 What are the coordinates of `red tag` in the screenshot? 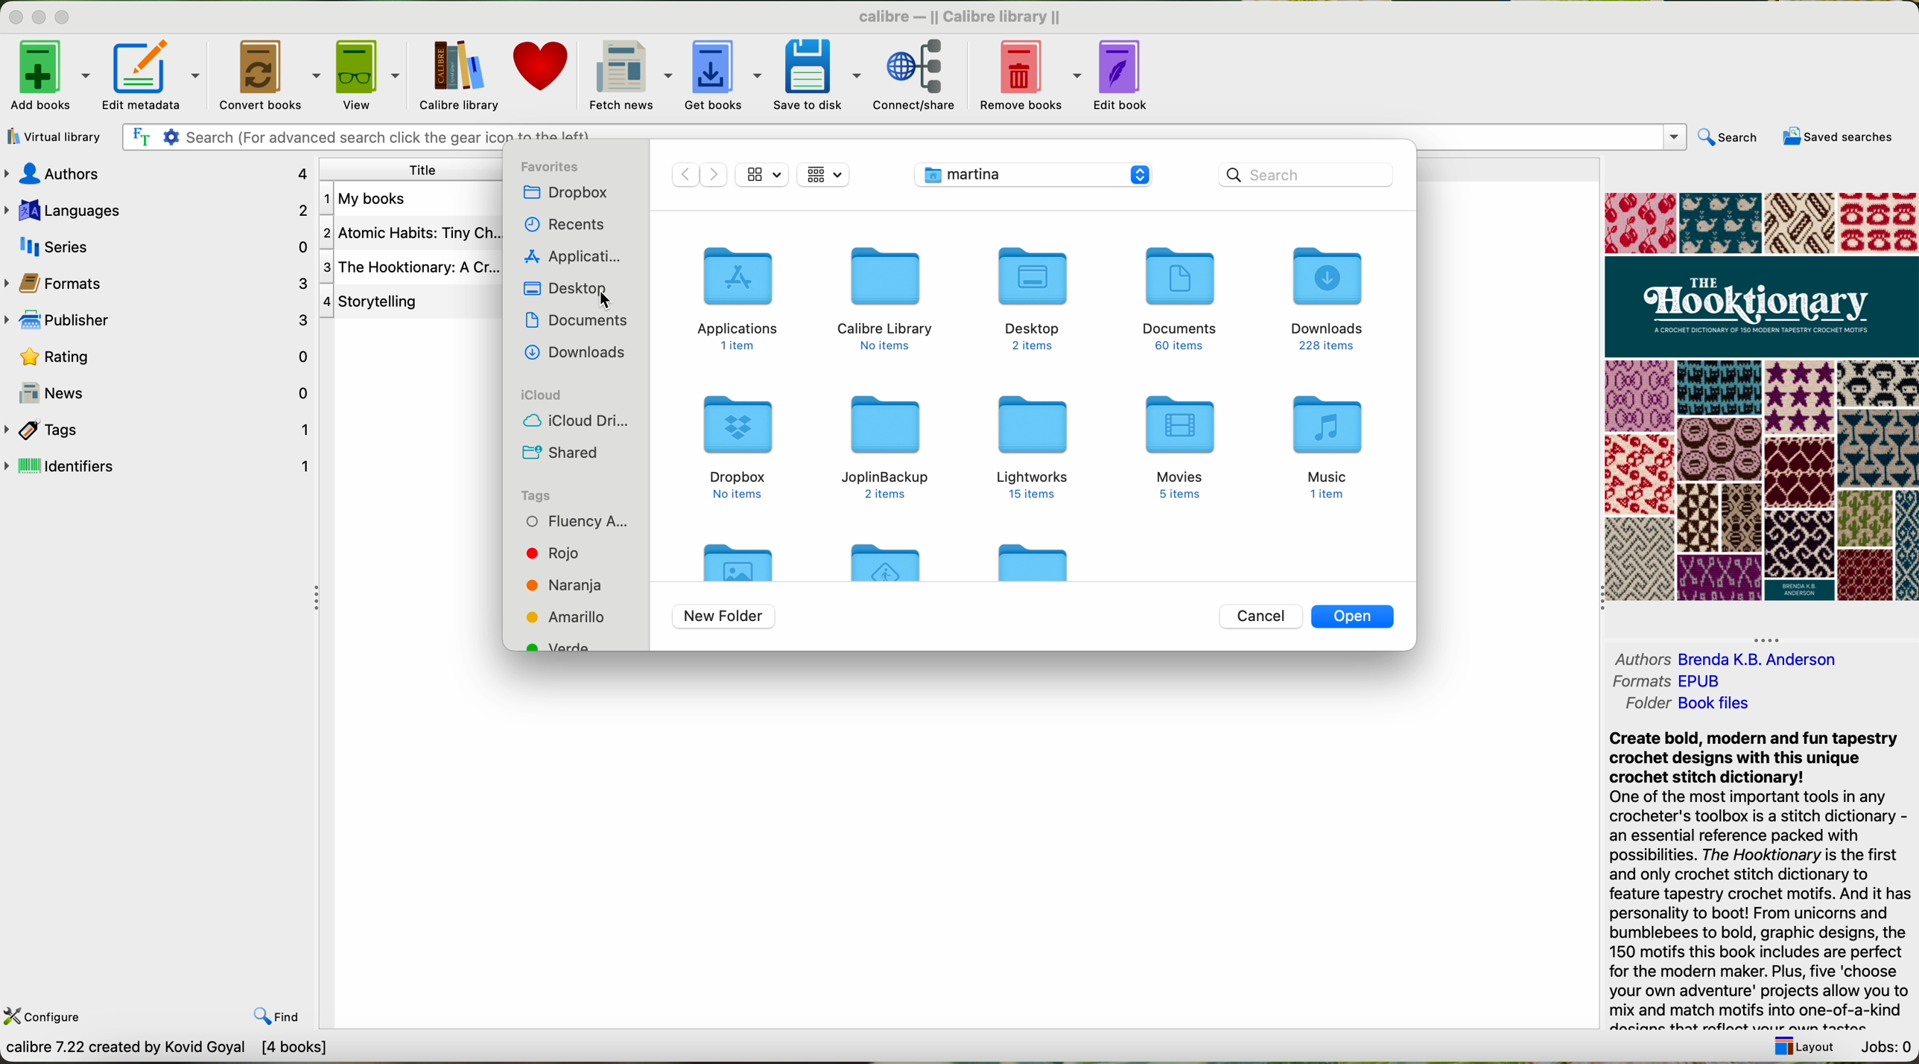 It's located at (553, 555).